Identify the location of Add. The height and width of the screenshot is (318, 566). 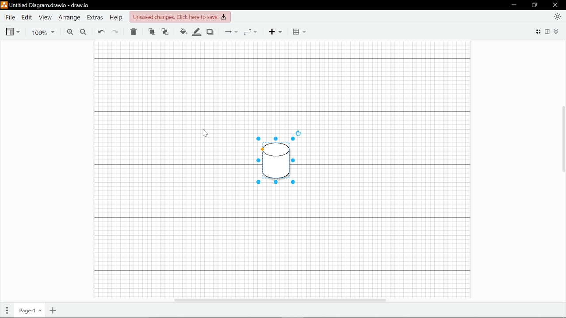
(275, 32).